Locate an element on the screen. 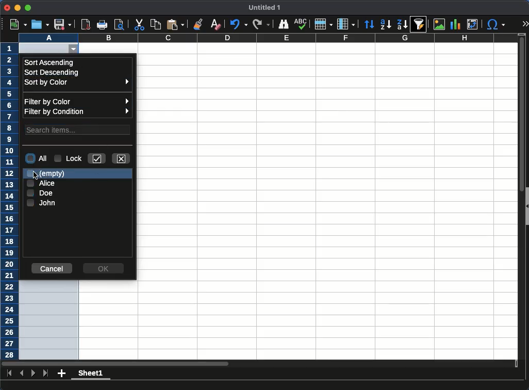  keep is located at coordinates (96, 158).